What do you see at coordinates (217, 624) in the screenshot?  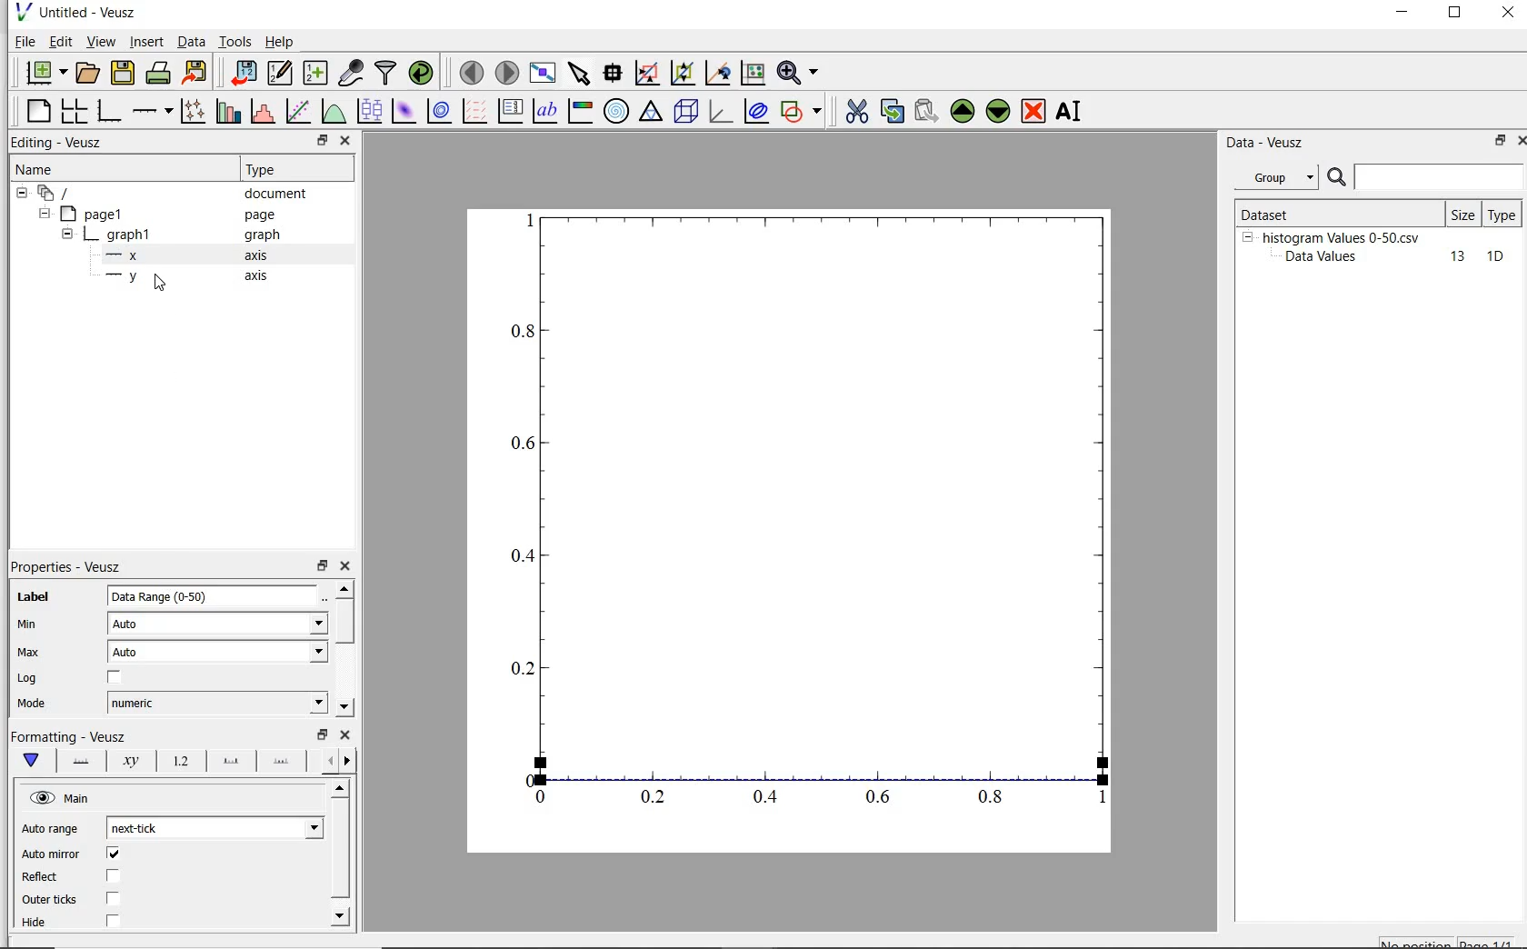 I see `Auto` at bounding box center [217, 624].